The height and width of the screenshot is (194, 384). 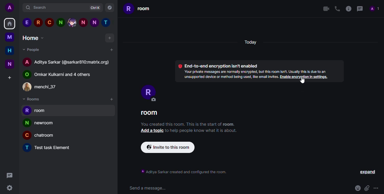 What do you see at coordinates (39, 22) in the screenshot?
I see `Contact shortcut` at bounding box center [39, 22].